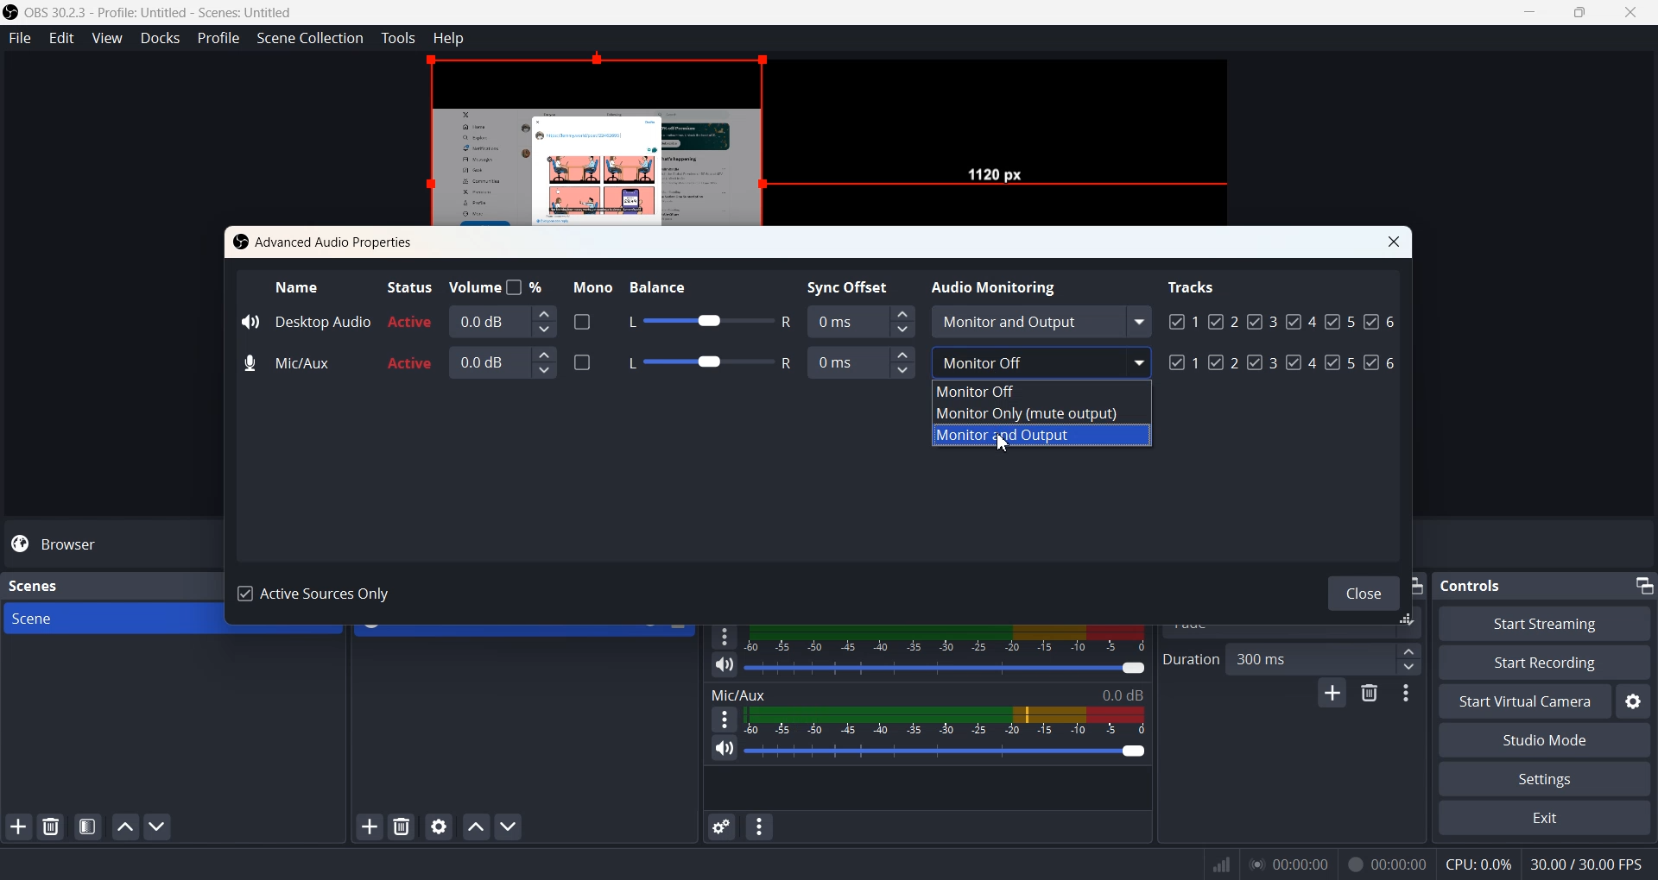 Image resolution: width=1658 pixels, height=880 pixels. I want to click on 300 ms, so click(1326, 658).